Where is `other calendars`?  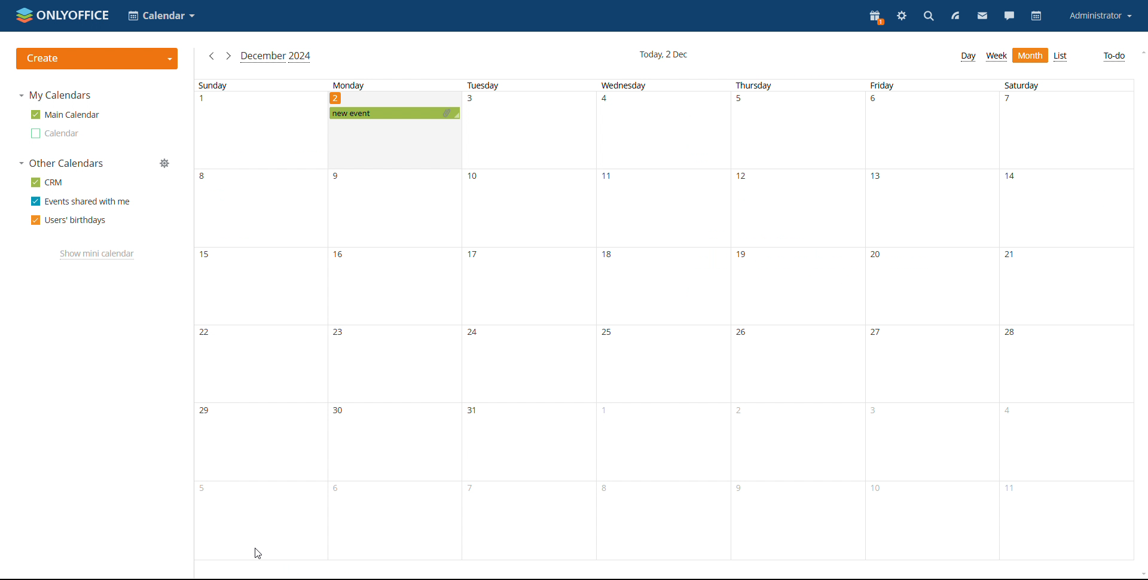 other calendars is located at coordinates (60, 163).